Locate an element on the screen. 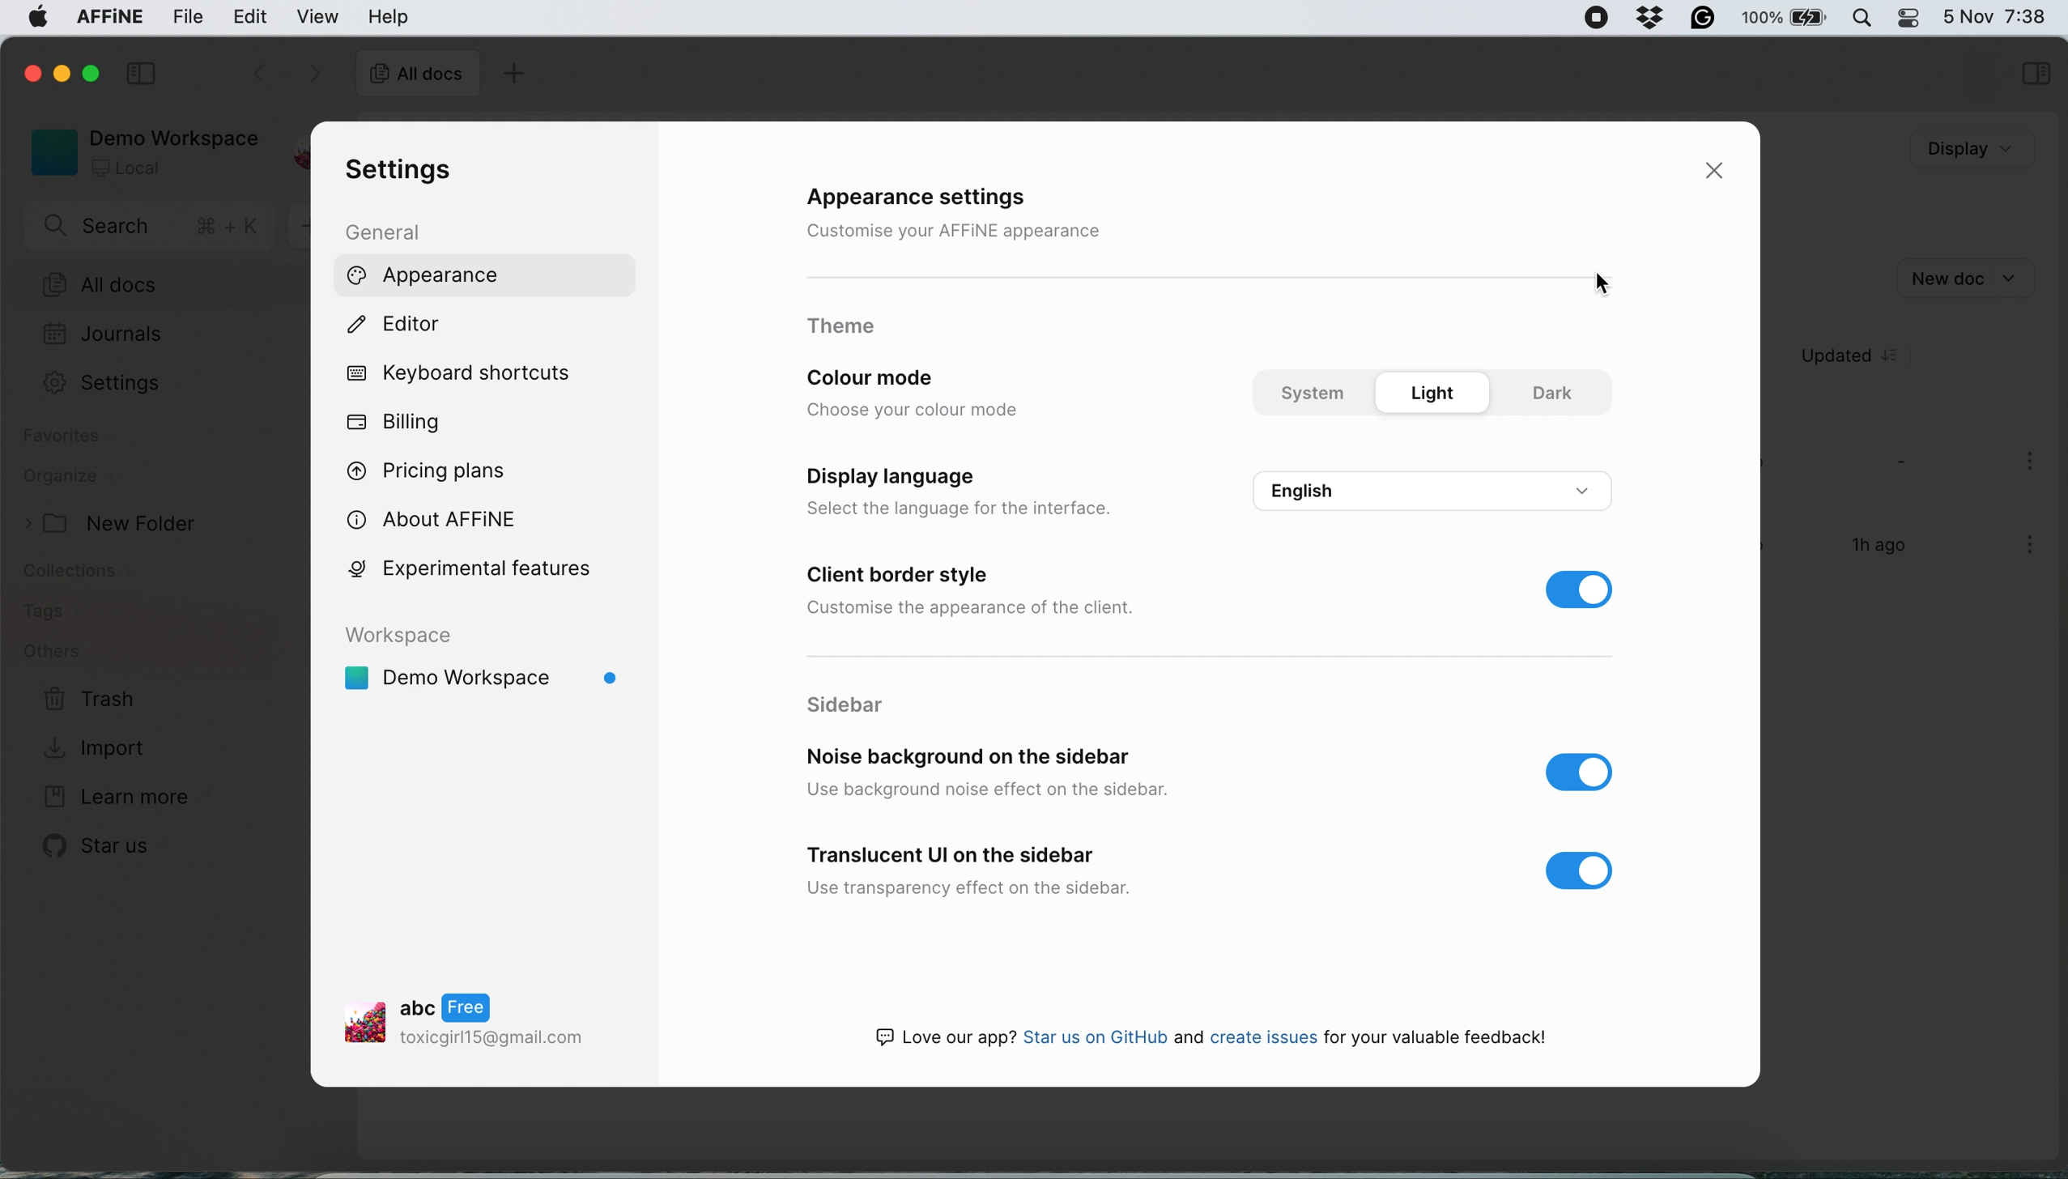 This screenshot has height=1179, width=2068. settings is located at coordinates (409, 172).